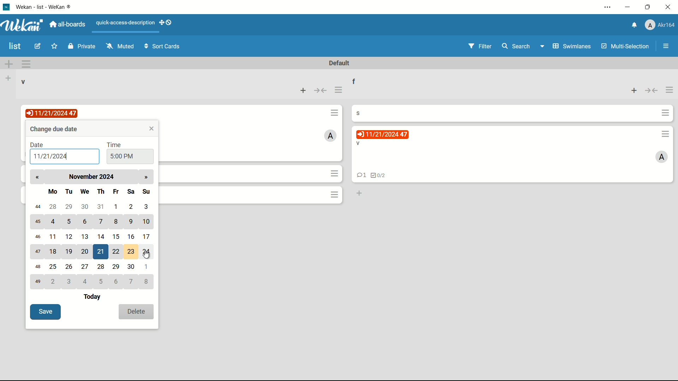  I want to click on filter, so click(480, 46).